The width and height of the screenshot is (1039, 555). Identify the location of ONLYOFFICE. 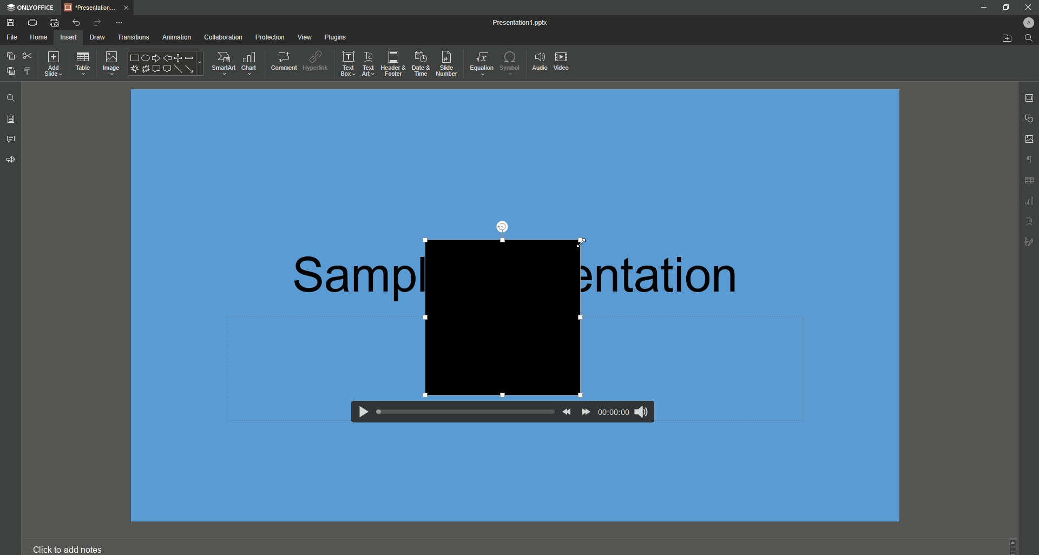
(31, 6).